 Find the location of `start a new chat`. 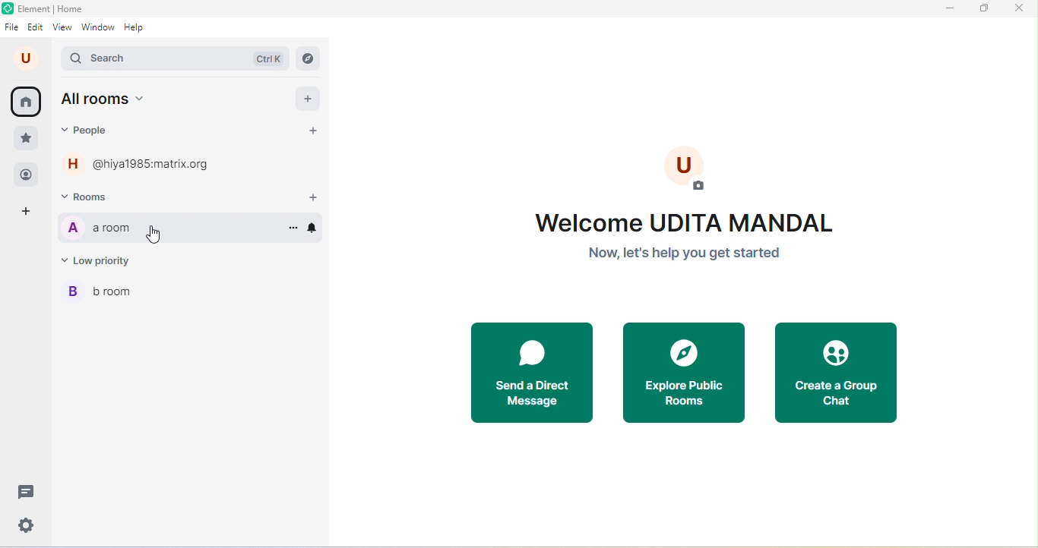

start a new chat is located at coordinates (312, 130).